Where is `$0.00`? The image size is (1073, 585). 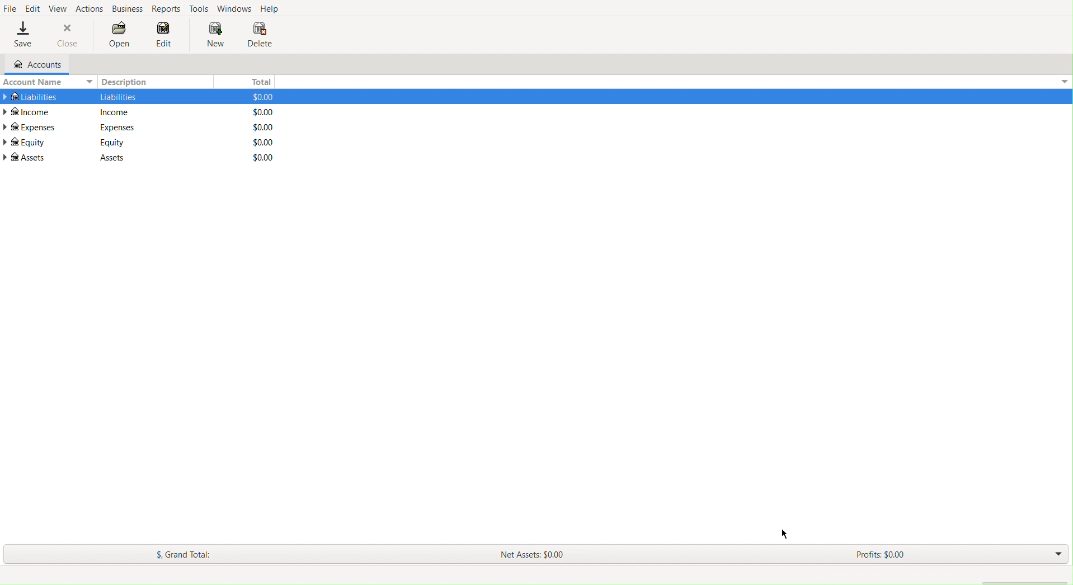
$0.00 is located at coordinates (258, 96).